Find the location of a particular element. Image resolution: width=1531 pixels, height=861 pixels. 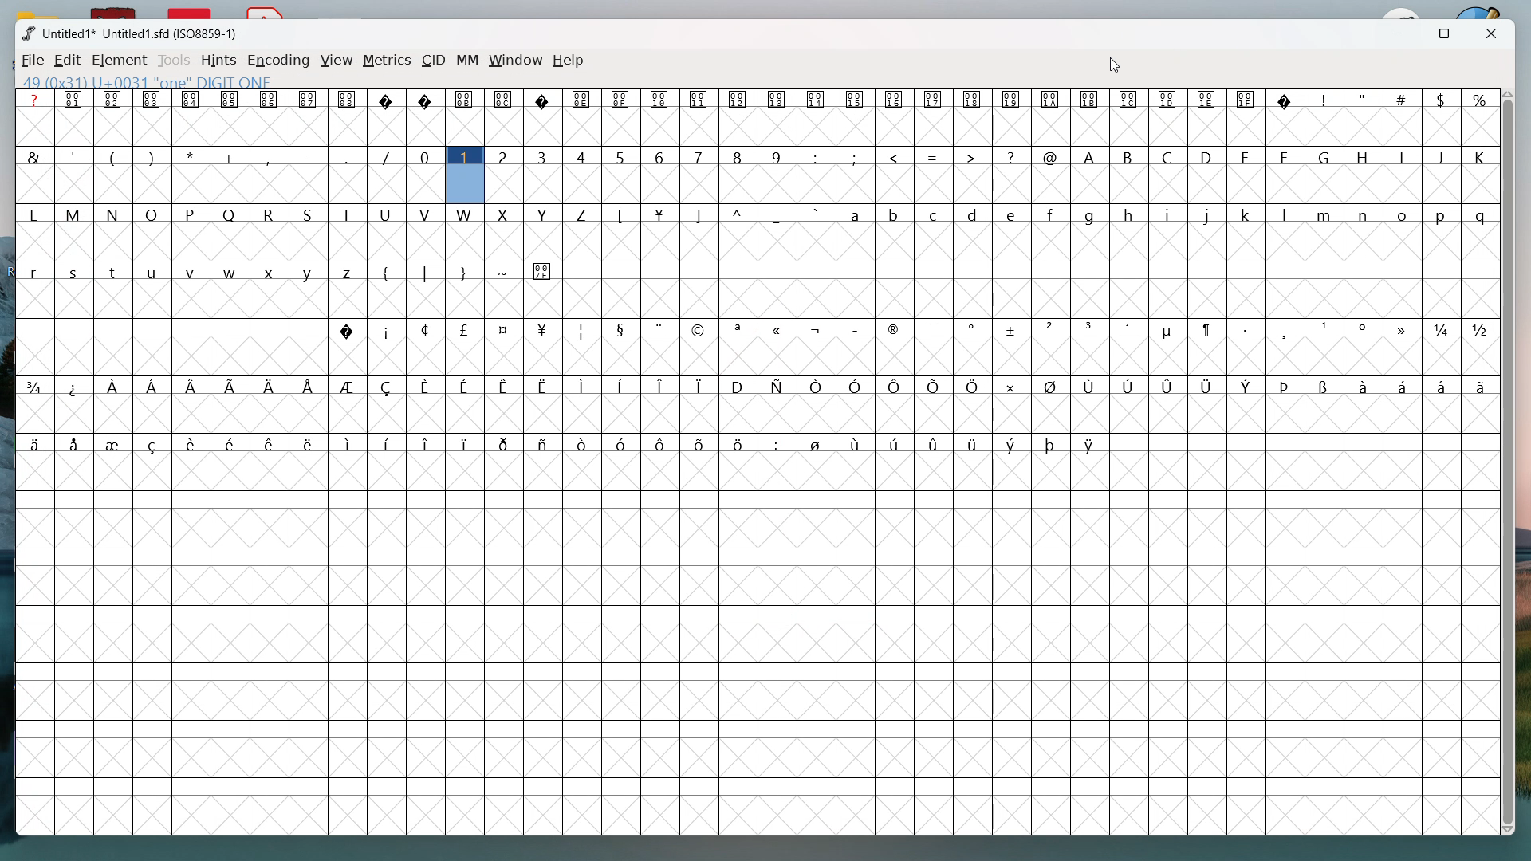

symbol is located at coordinates (1289, 384).